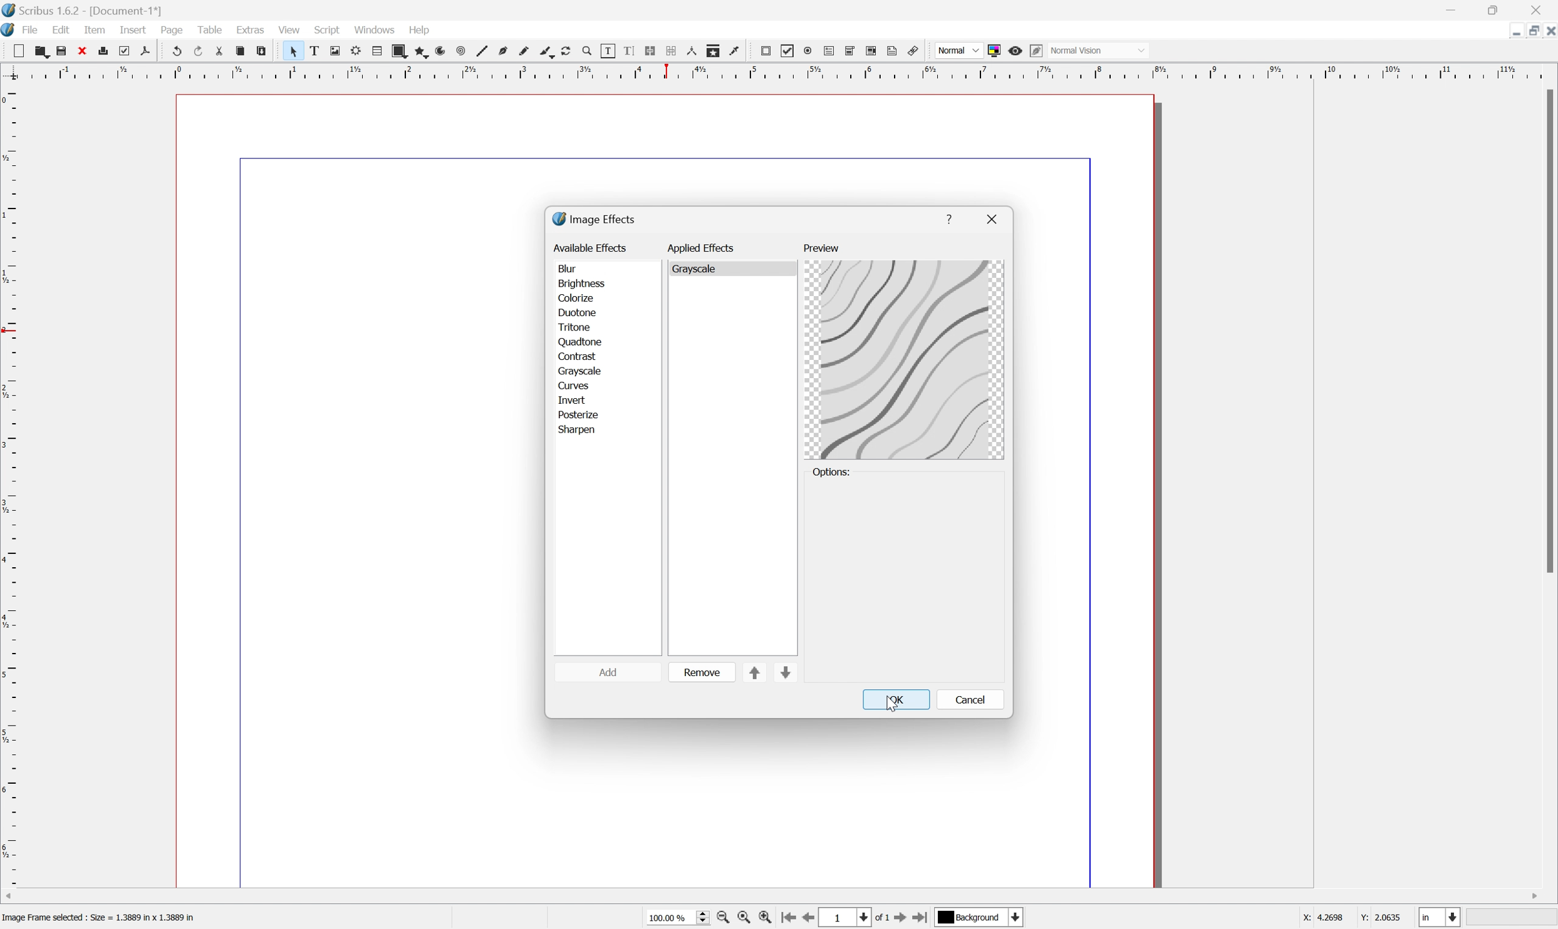 The height and width of the screenshot is (929, 1558). Describe the element at coordinates (288, 31) in the screenshot. I see `View` at that location.